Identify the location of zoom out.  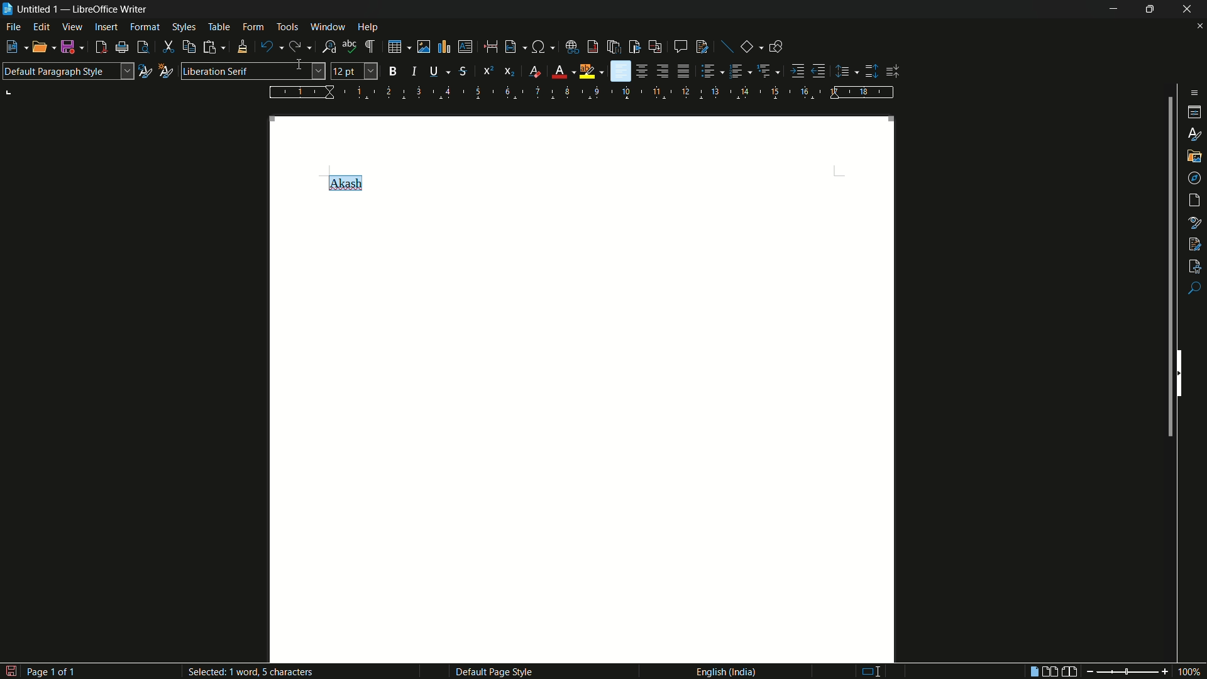
(1087, 671).